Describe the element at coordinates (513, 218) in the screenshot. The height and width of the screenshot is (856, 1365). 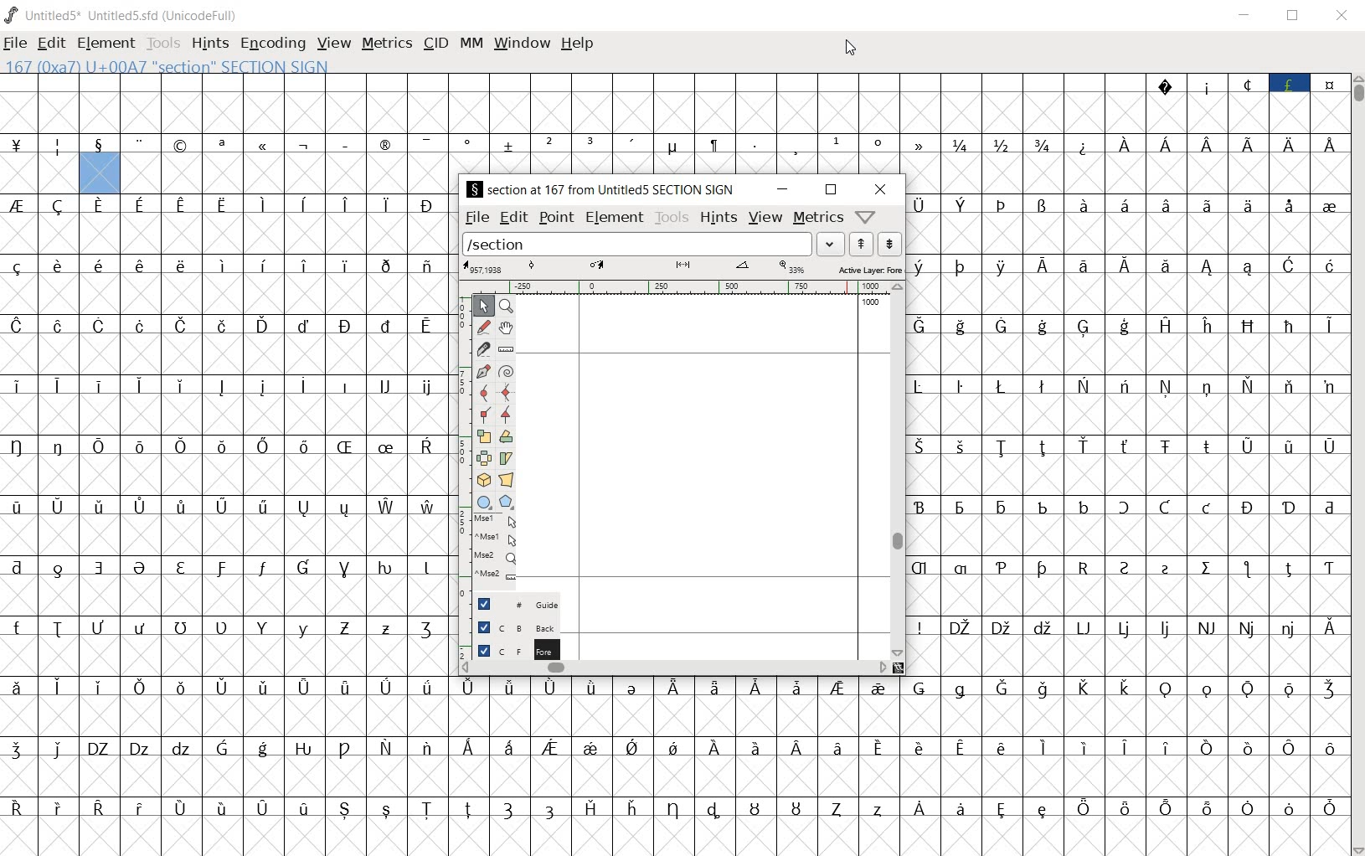
I see `edit` at that location.